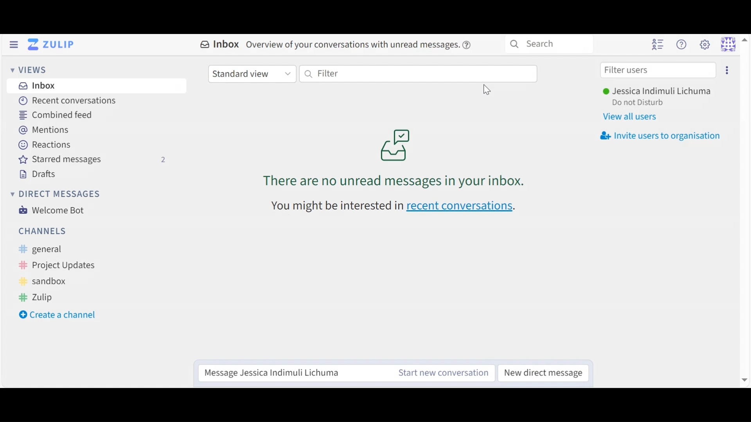 Image resolution: width=751 pixels, height=422 pixels. I want to click on Invite users to organisation, so click(726, 70).